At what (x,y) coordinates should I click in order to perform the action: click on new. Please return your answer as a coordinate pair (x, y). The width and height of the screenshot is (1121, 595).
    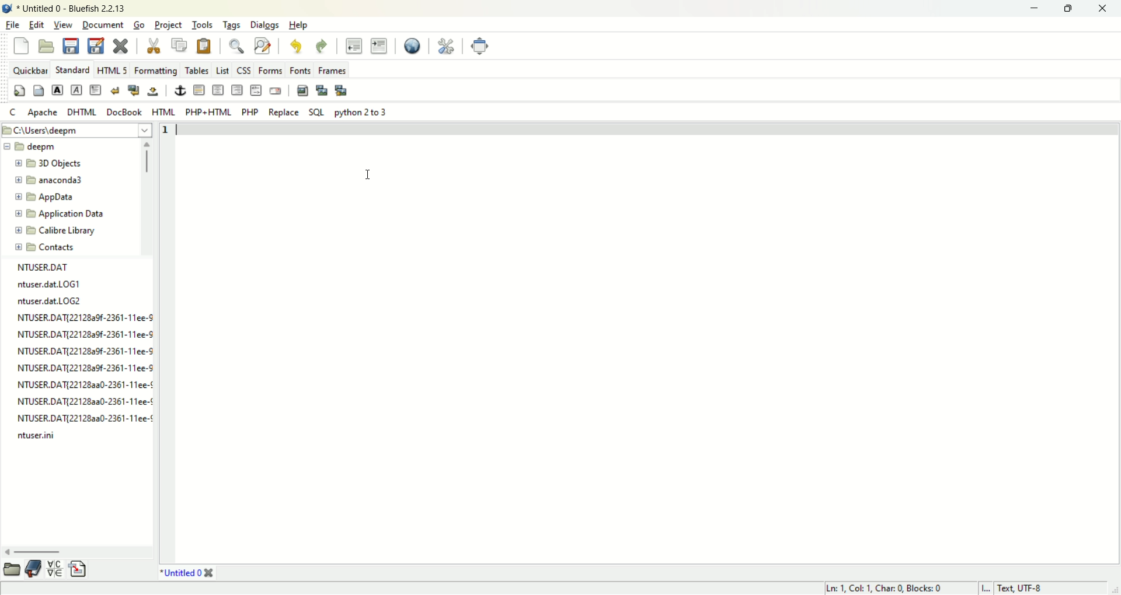
    Looking at the image, I should click on (18, 44).